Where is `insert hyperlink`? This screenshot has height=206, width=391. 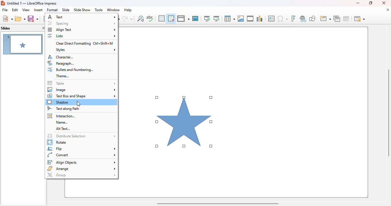 insert hyperlink is located at coordinates (303, 19).